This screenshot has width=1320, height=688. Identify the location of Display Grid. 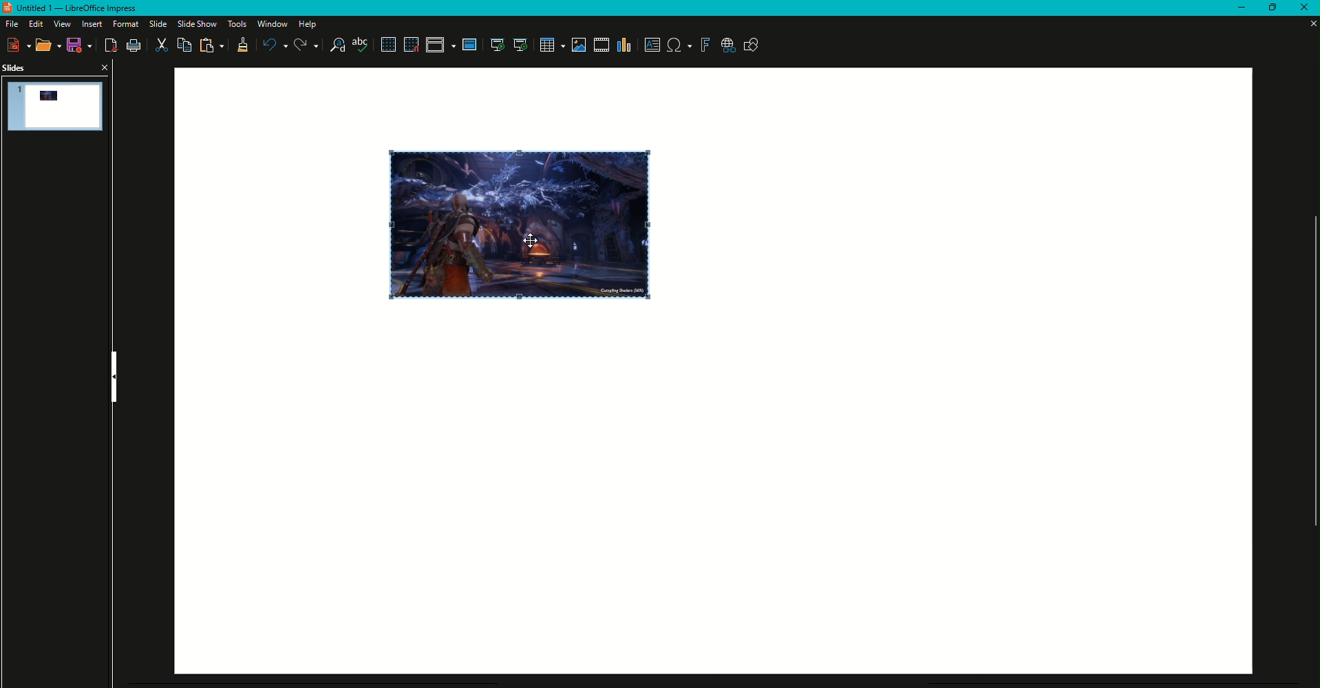
(387, 45).